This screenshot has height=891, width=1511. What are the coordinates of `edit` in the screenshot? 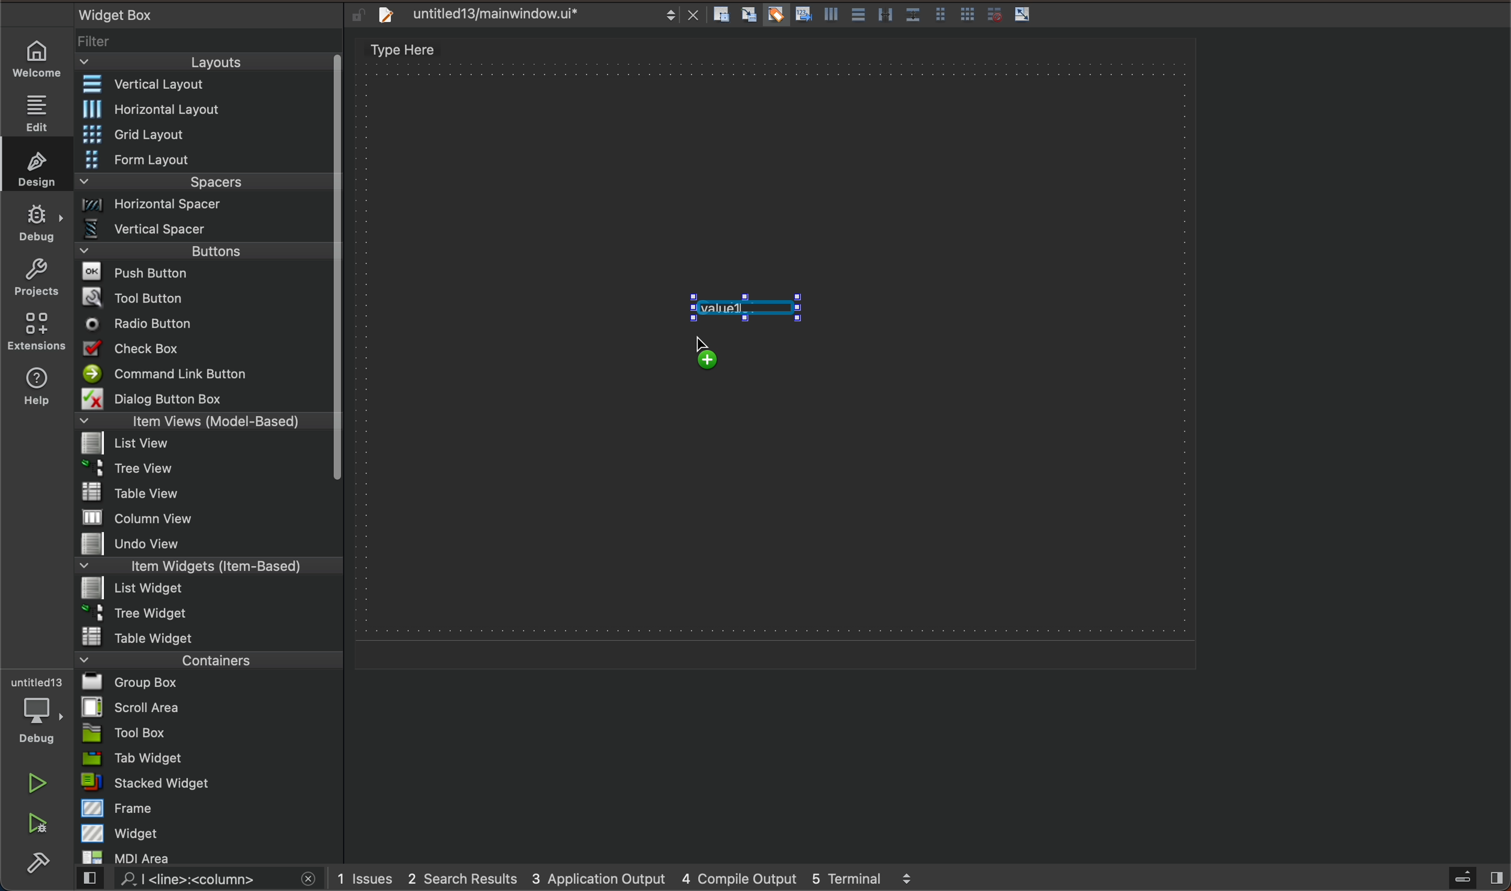 It's located at (43, 109).